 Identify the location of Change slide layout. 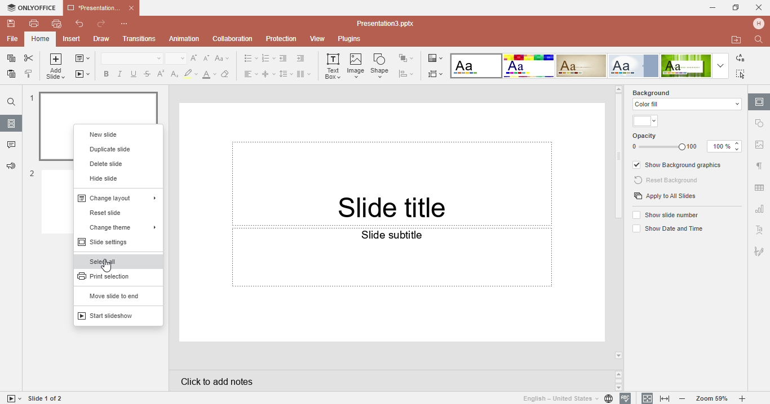
(82, 60).